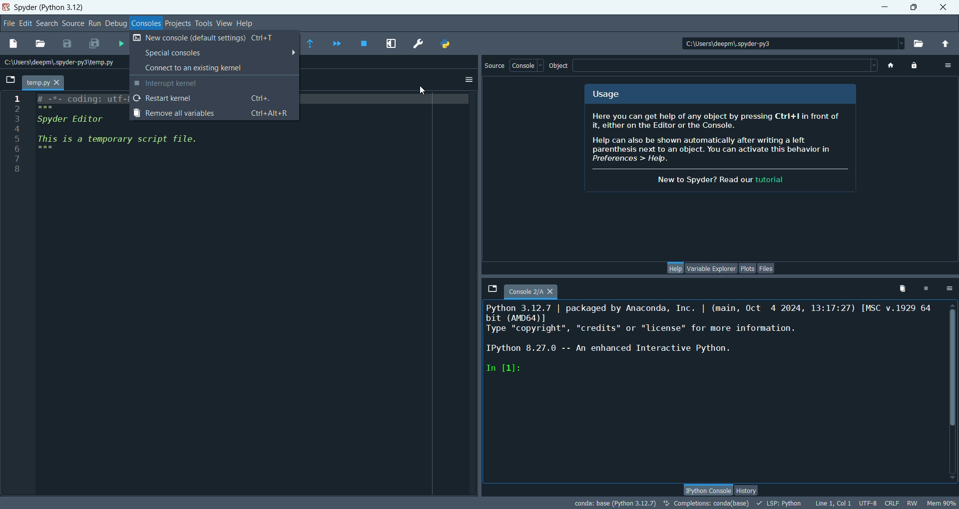  I want to click on source, so click(72, 24).